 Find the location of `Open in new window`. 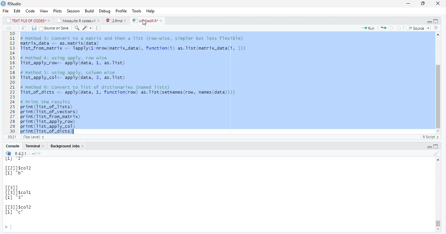

Open in new window is located at coordinates (24, 28).